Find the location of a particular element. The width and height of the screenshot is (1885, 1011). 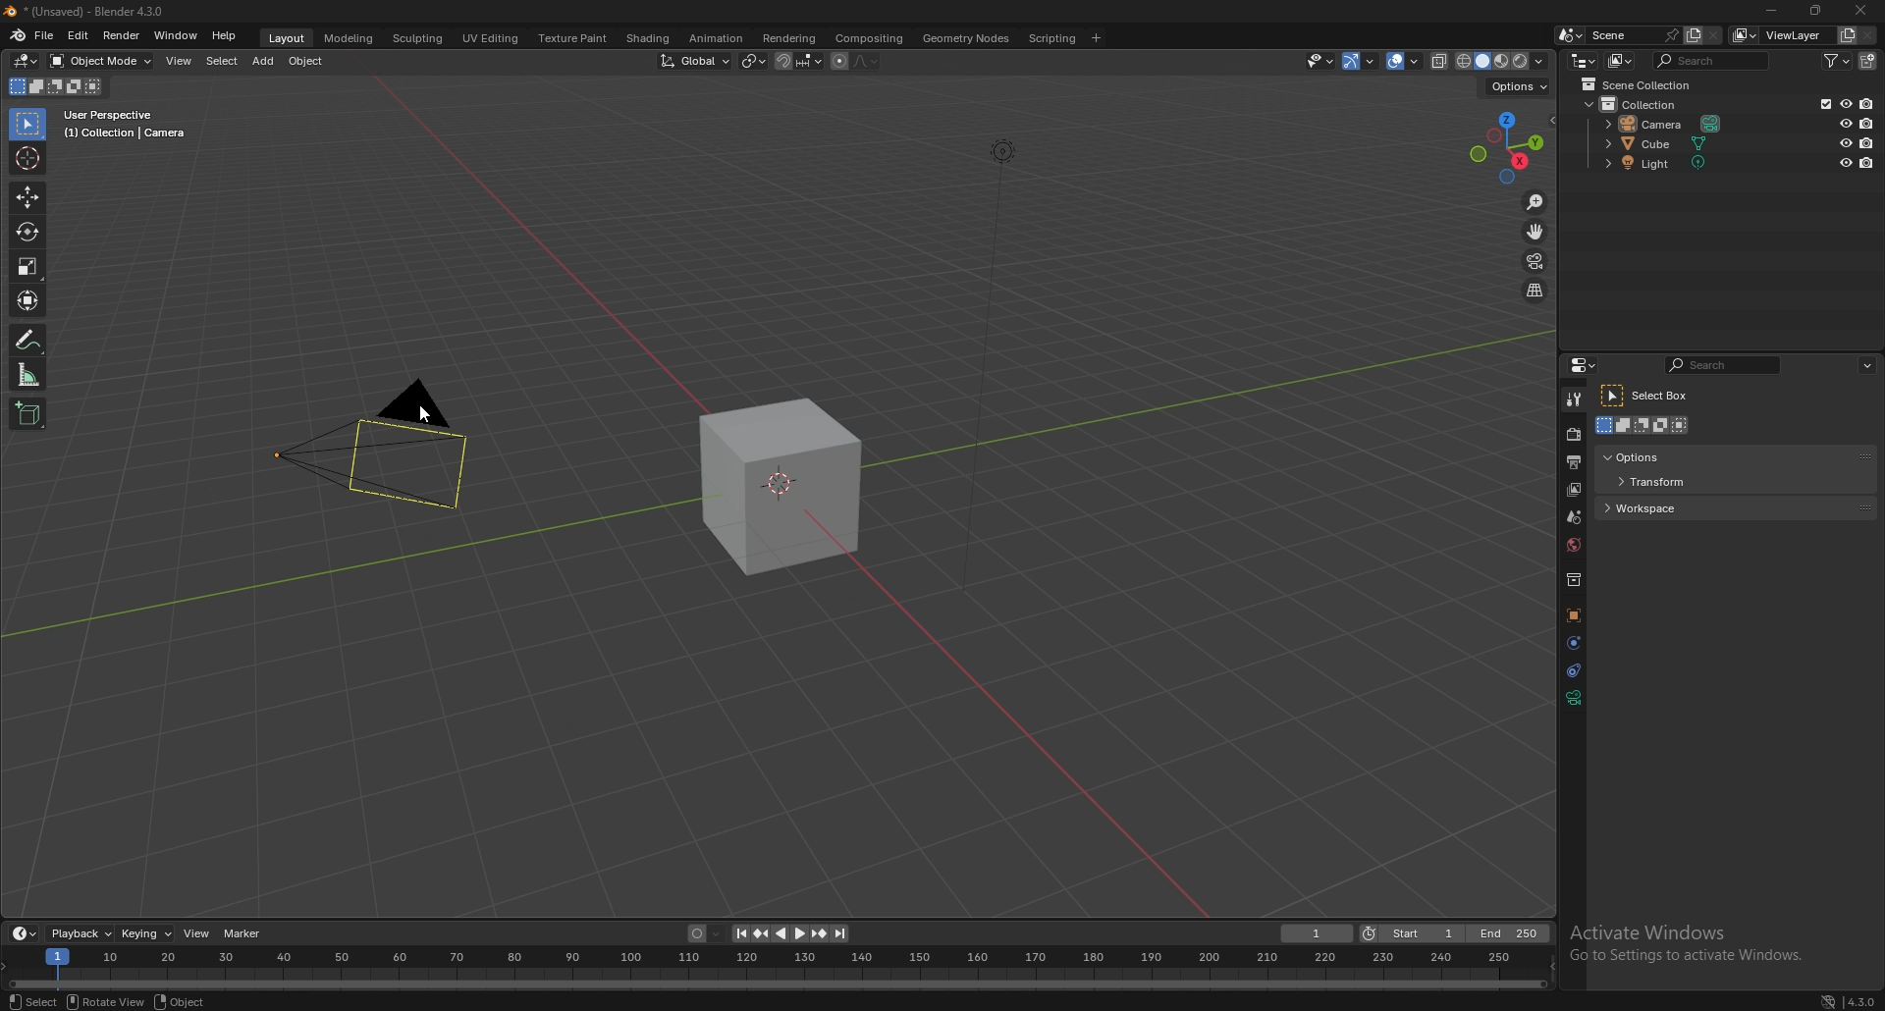

editor type is located at coordinates (25, 61).